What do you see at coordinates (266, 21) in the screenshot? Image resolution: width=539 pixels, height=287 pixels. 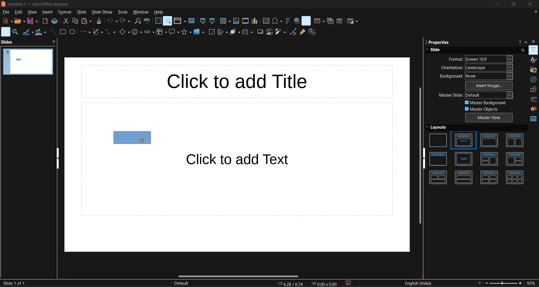 I see `insert text box` at bounding box center [266, 21].